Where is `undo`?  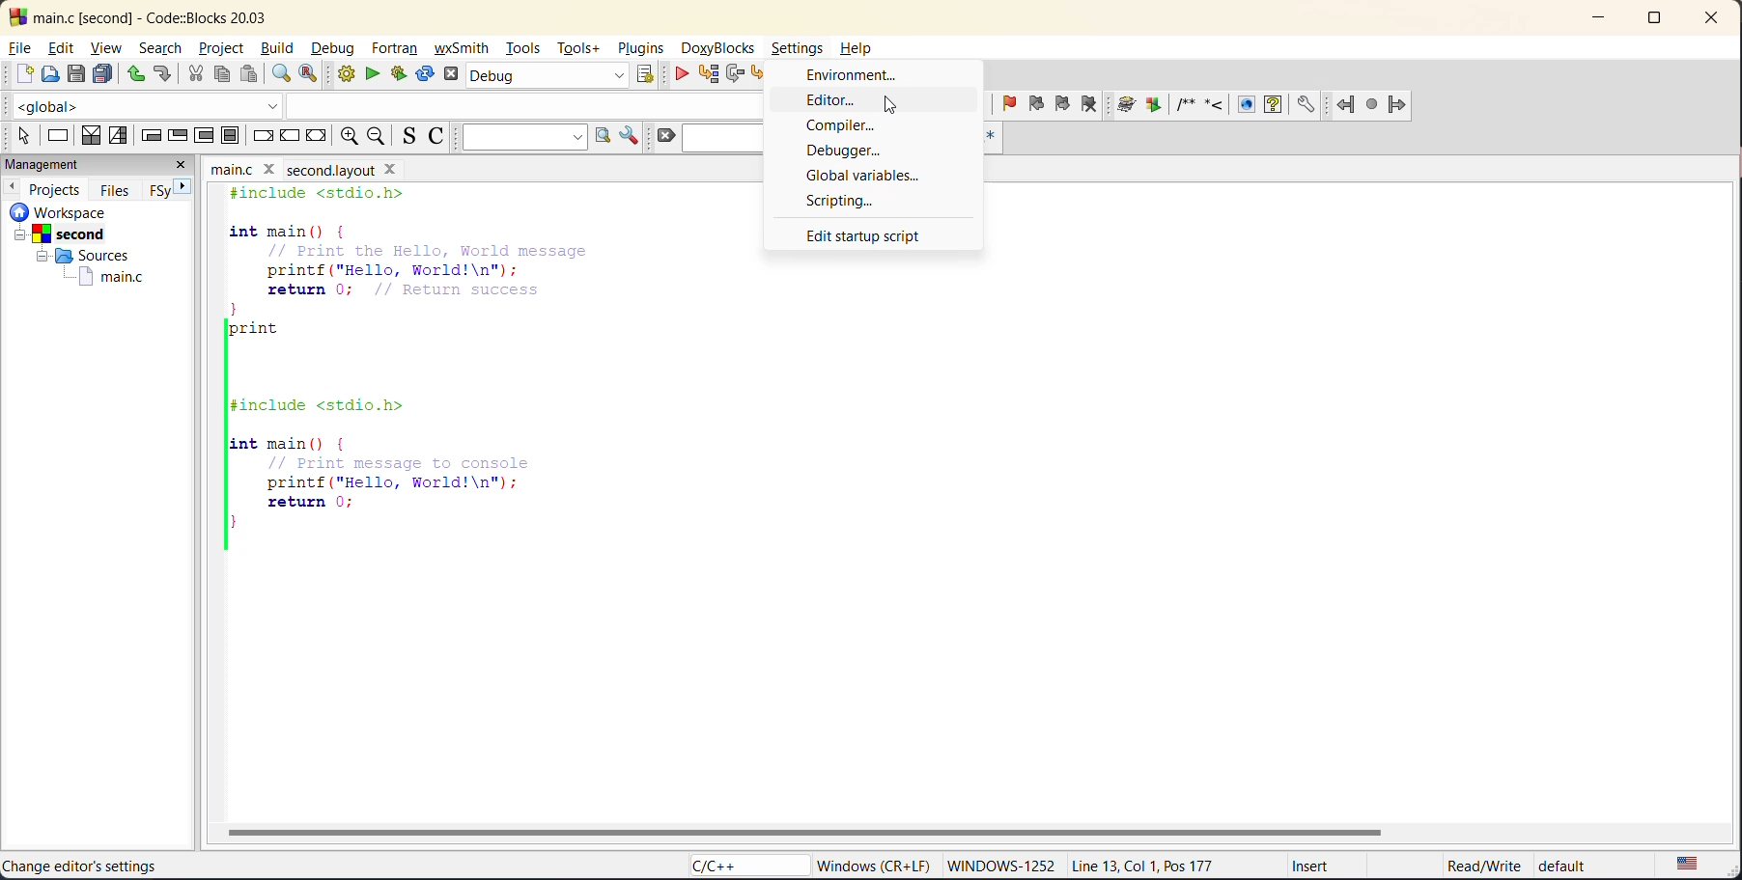 undo is located at coordinates (137, 73).